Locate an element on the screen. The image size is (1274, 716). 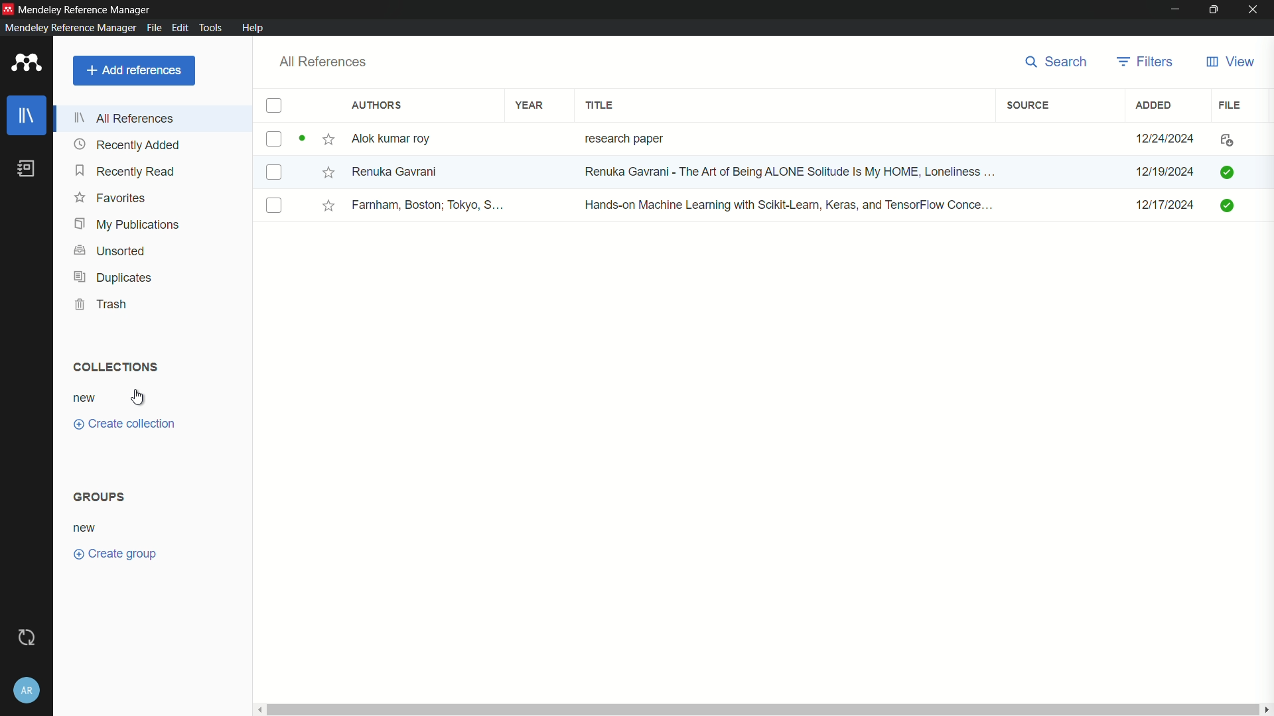
library is located at coordinates (28, 117).